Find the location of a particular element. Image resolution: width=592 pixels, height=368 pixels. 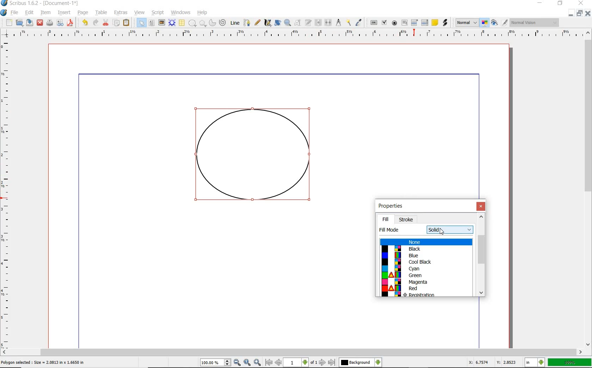

colorcolor is located at coordinates (426, 294).